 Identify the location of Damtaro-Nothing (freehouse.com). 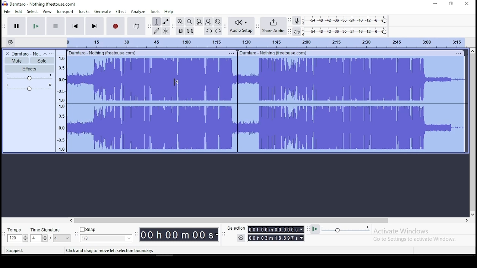
(102, 52).